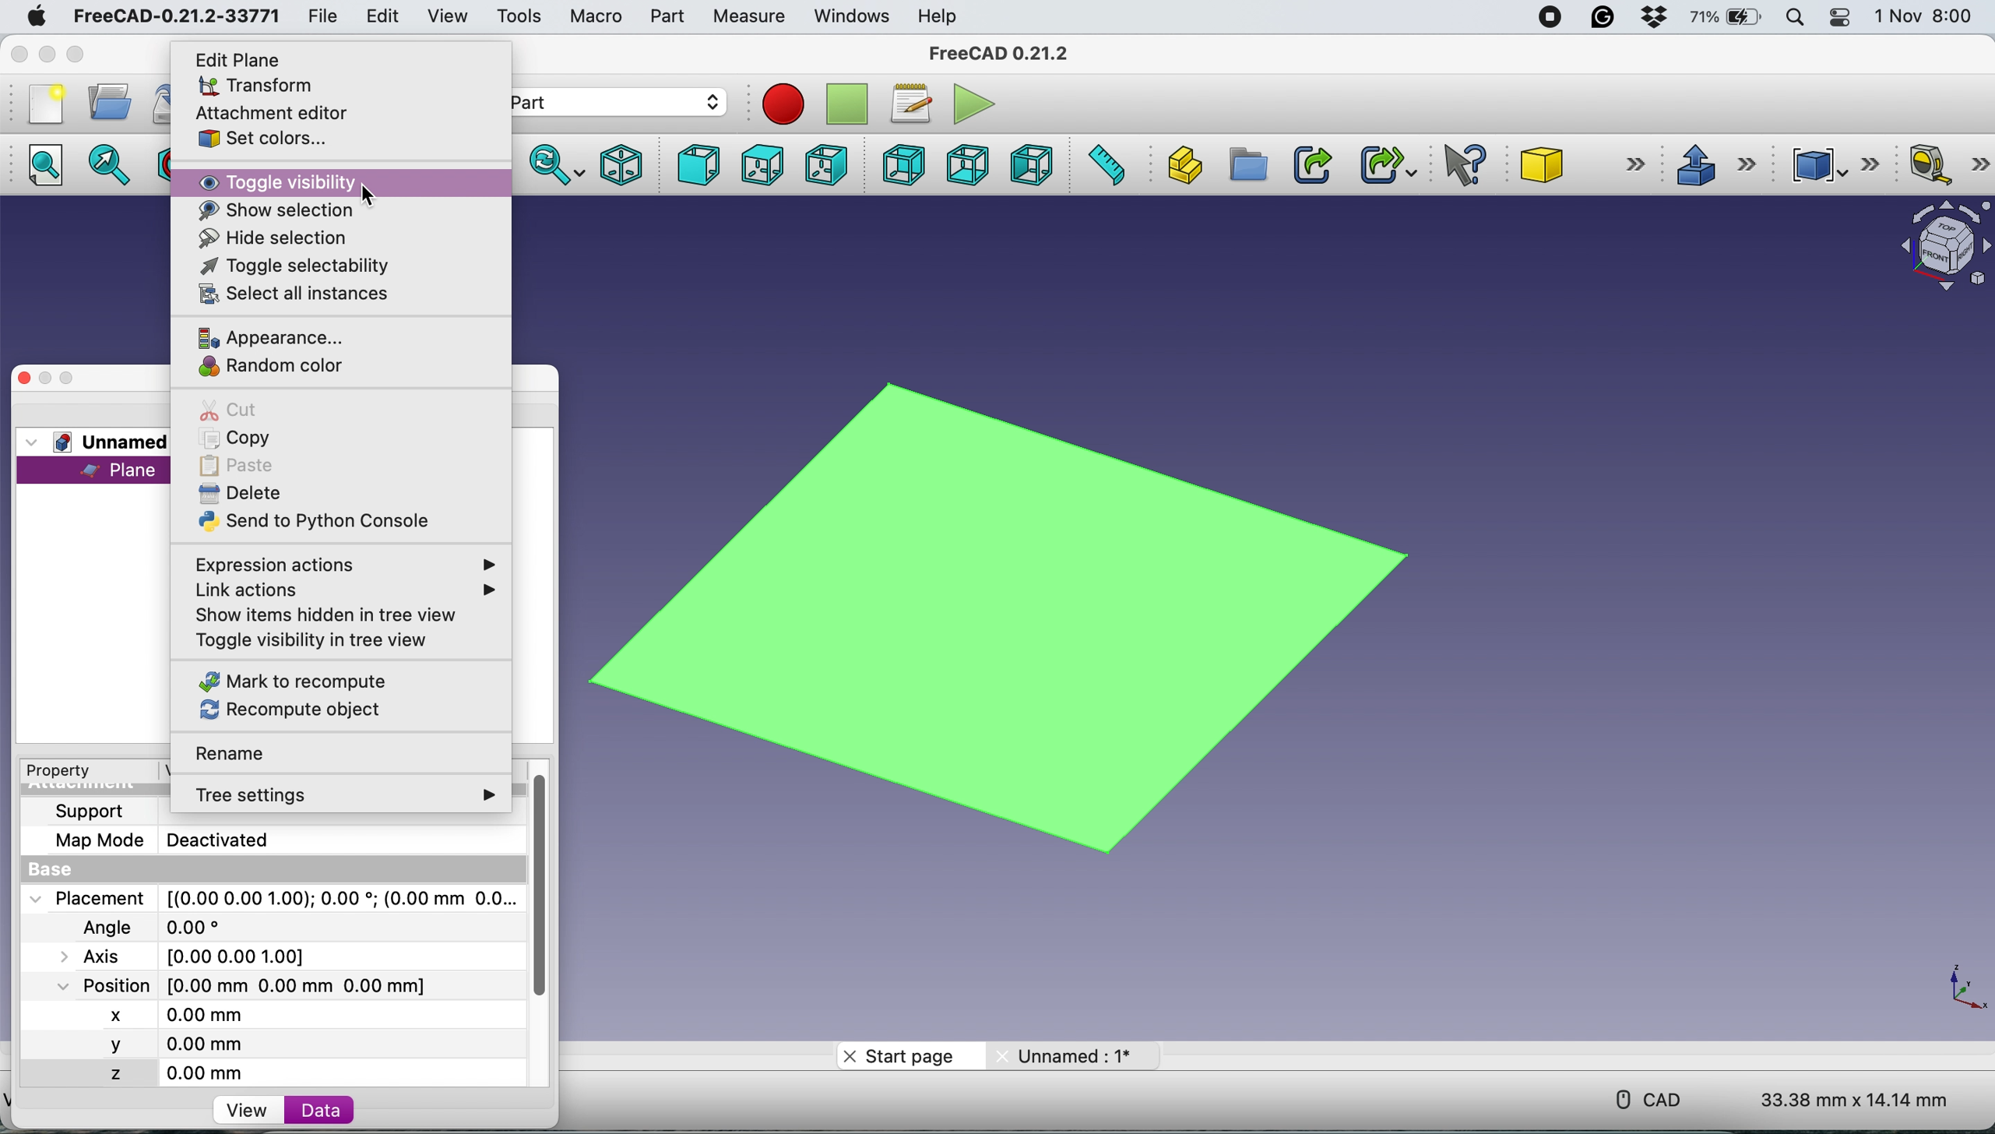  What do you see at coordinates (157, 842) in the screenshot?
I see `Map Mode Deactivated` at bounding box center [157, 842].